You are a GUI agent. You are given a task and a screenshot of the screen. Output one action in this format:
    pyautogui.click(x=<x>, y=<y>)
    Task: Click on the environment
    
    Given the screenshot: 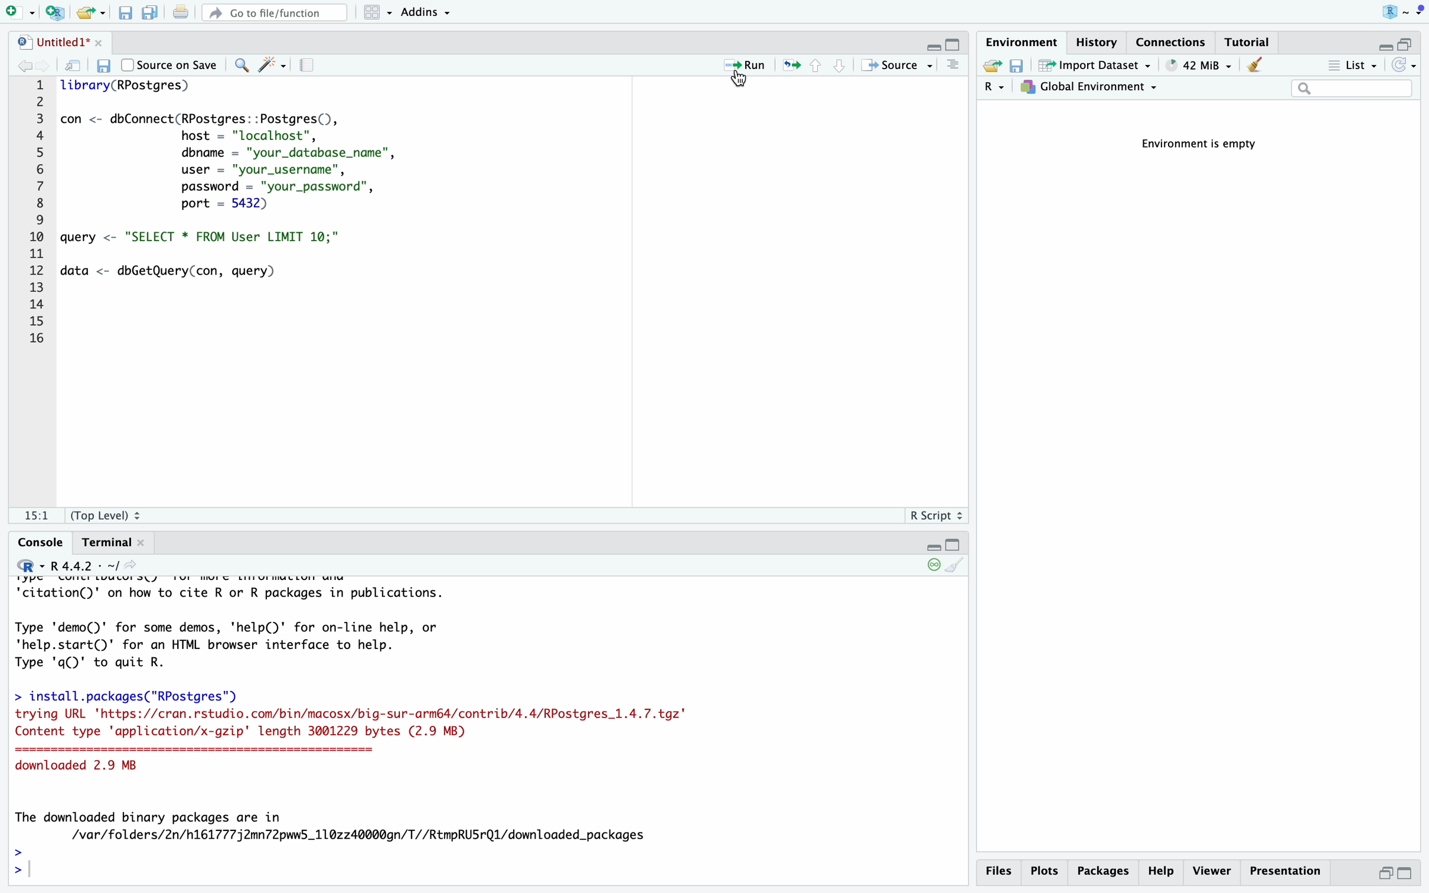 What is the action you would take?
    pyautogui.click(x=1023, y=40)
    